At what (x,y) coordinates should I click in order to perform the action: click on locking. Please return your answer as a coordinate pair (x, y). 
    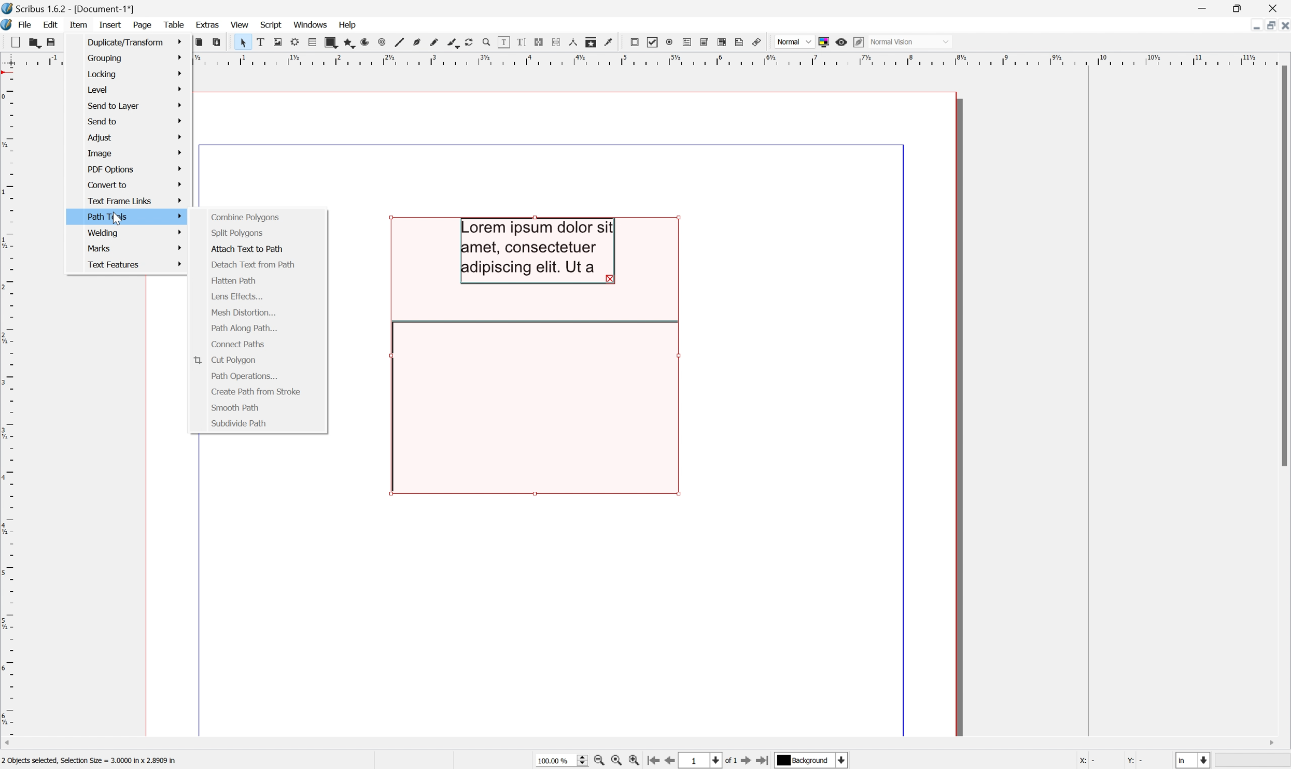
    Looking at the image, I should click on (135, 73).